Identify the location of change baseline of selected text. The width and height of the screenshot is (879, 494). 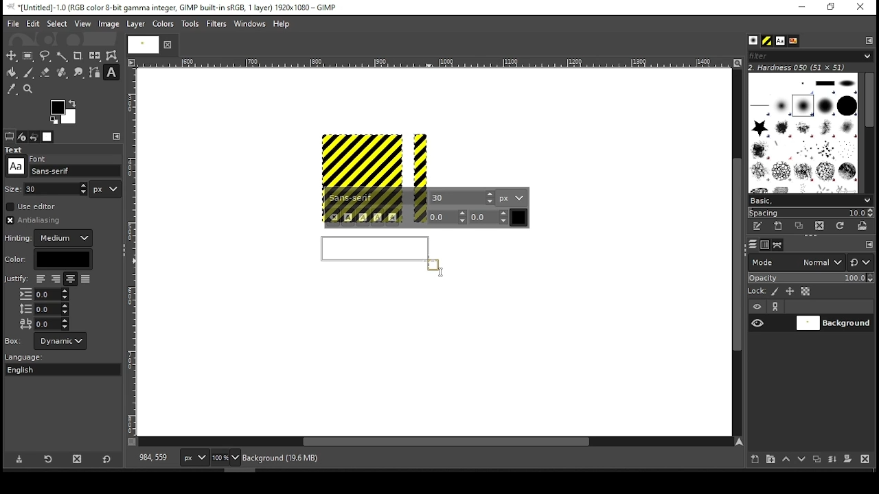
(448, 217).